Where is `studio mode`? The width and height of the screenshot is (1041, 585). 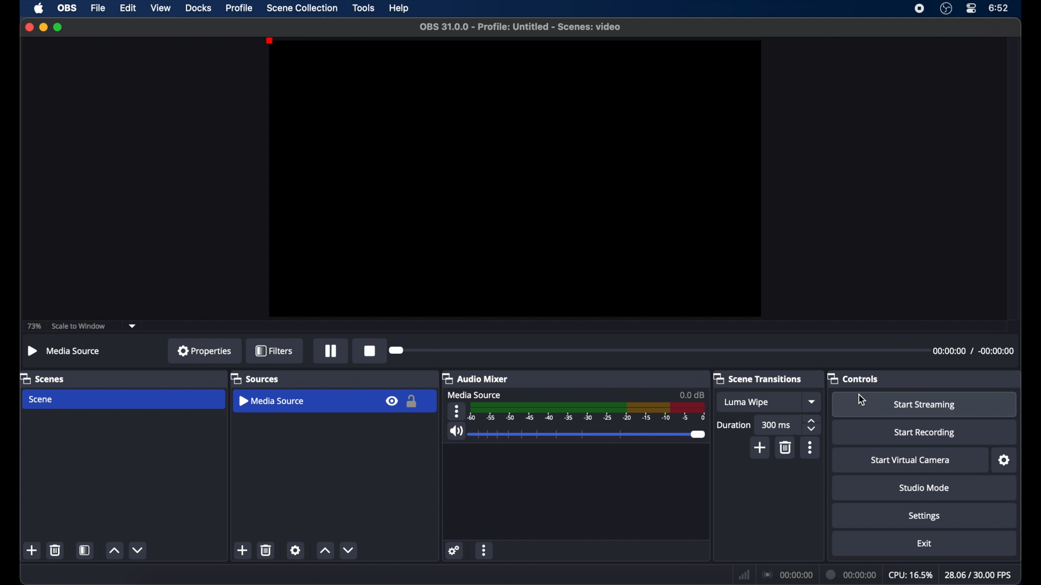
studio mode is located at coordinates (924, 488).